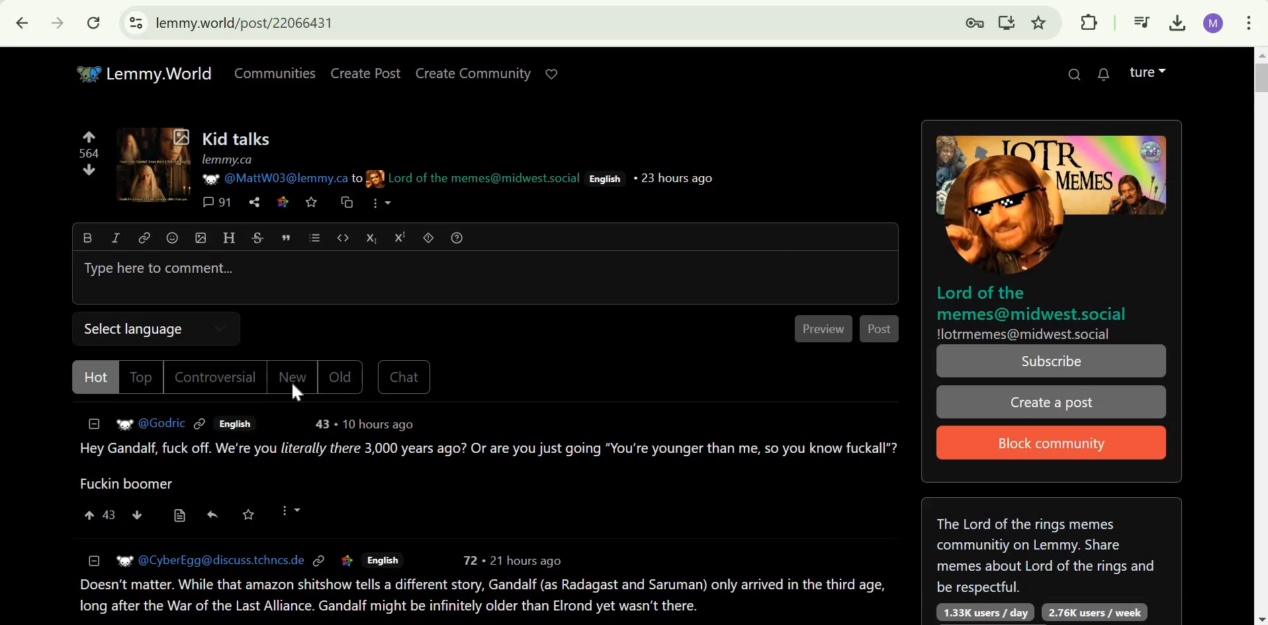 This screenshot has width=1268, height=625. Describe the element at coordinates (1148, 71) in the screenshot. I see `Lemmy Account` at that location.